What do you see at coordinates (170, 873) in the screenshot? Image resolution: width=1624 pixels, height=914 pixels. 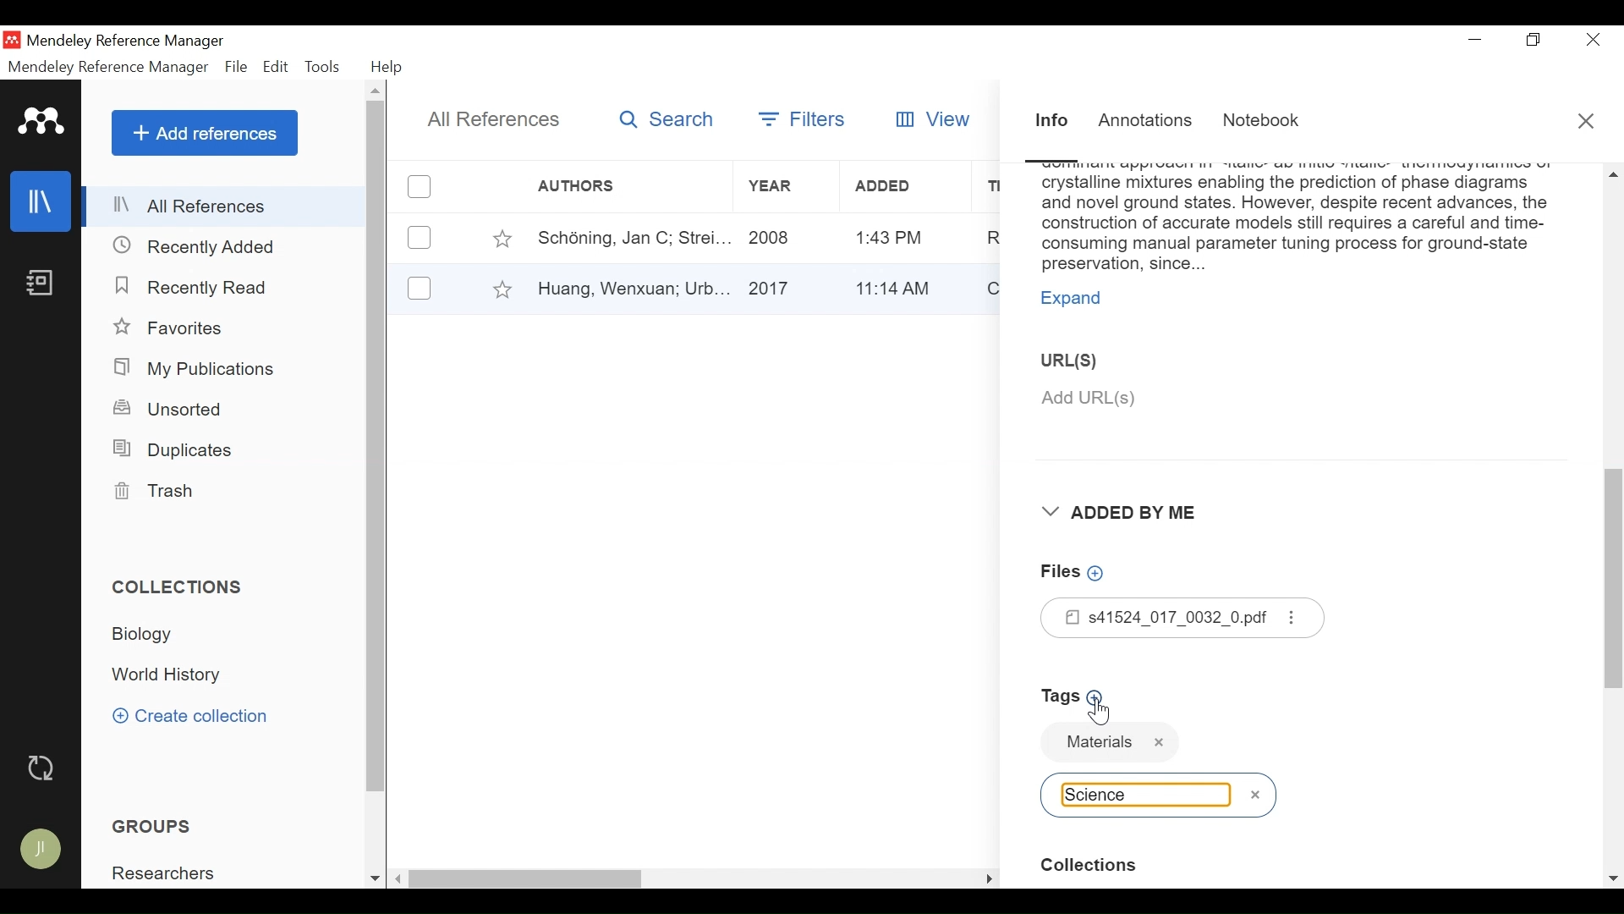 I see `Group` at bounding box center [170, 873].